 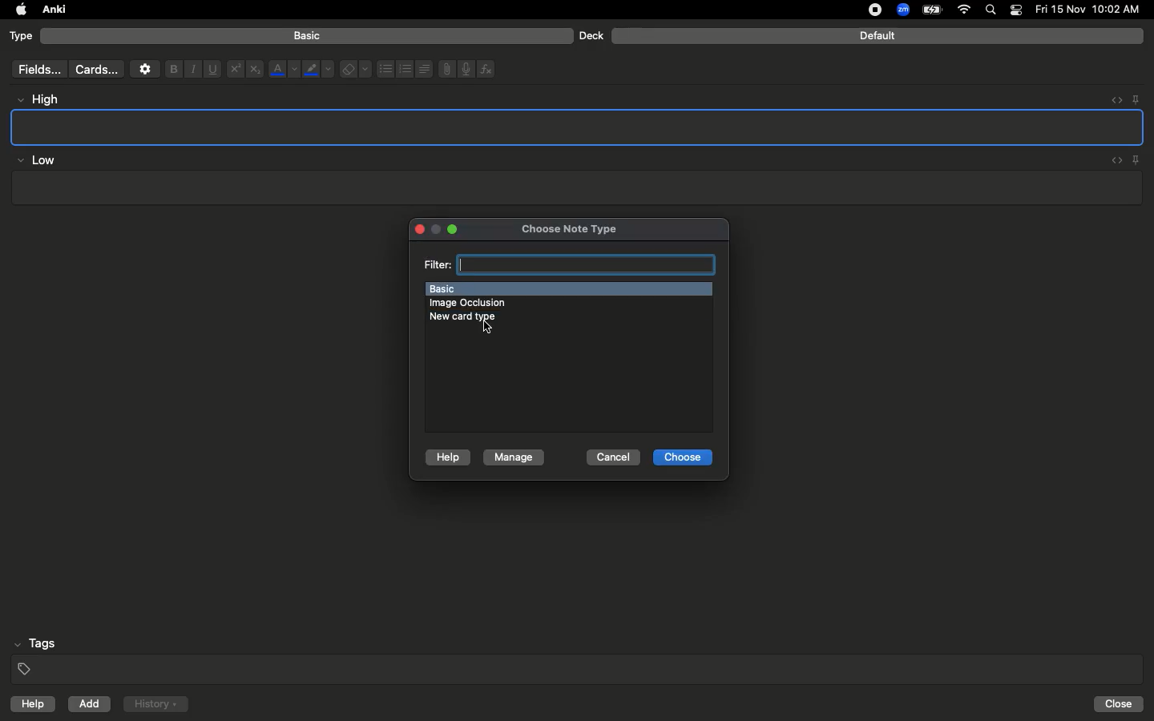 I want to click on Pin, so click(x=1137, y=159).